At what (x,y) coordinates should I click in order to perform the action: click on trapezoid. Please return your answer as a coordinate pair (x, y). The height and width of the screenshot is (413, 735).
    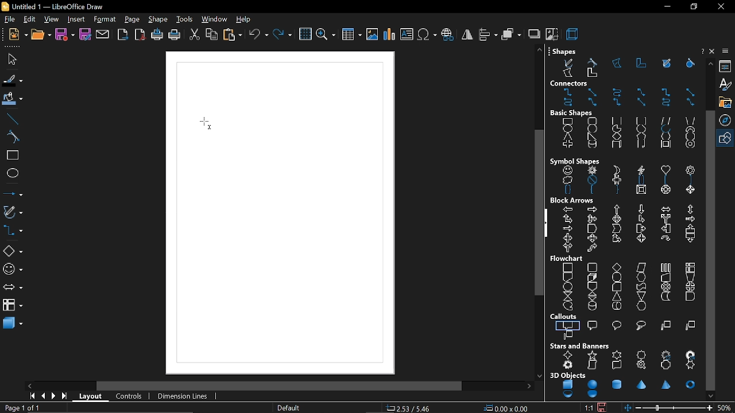
    Looking at the image, I should click on (691, 119).